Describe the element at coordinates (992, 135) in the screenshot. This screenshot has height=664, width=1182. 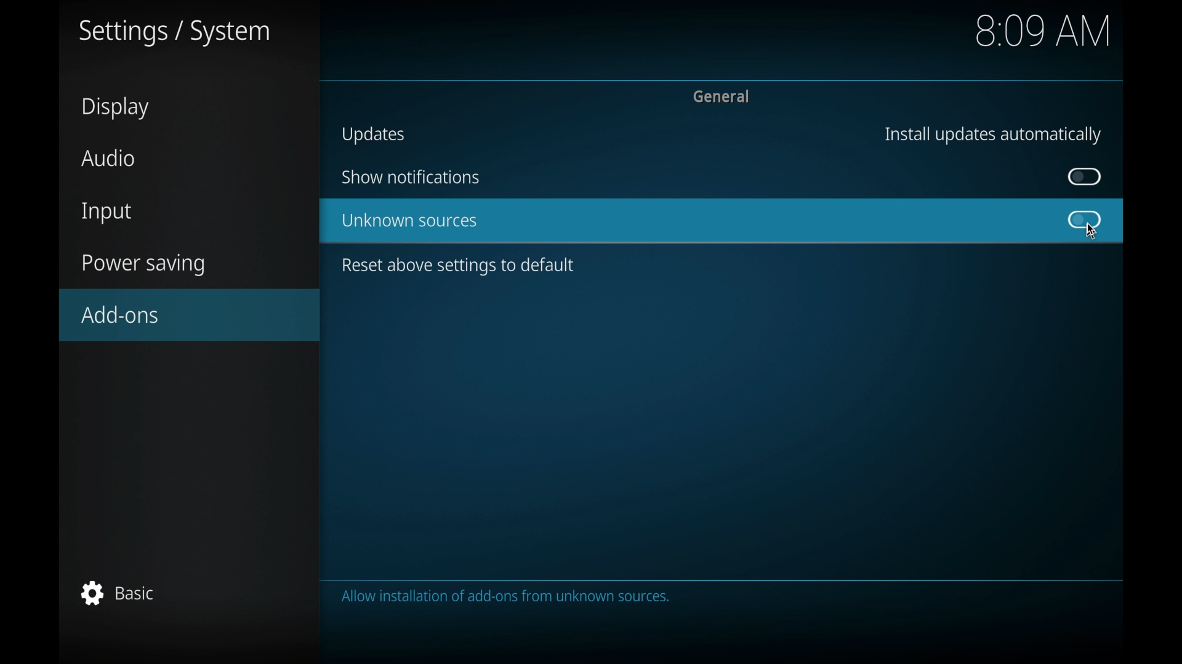
I see `install updates automatically` at that location.